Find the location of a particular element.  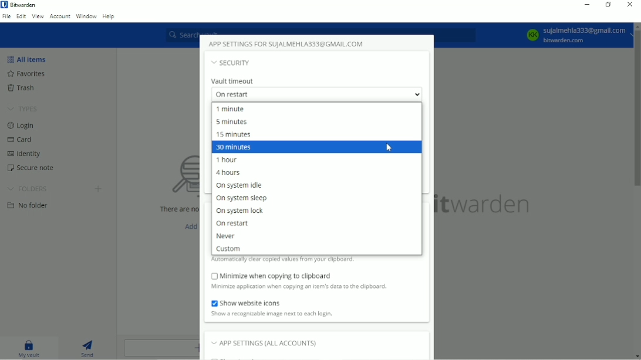

Search vault is located at coordinates (322, 29).